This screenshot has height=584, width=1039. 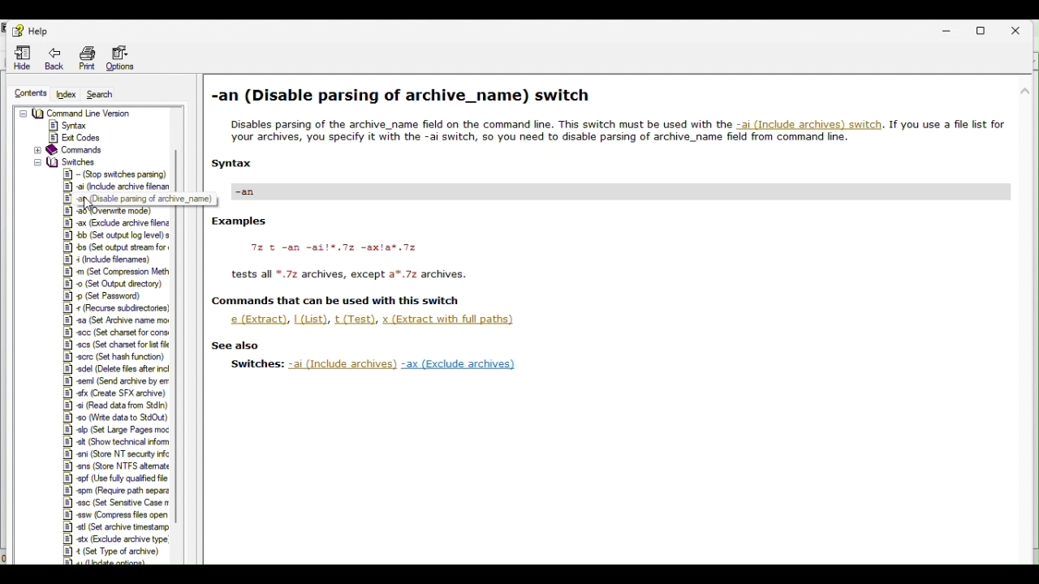 I want to click on 5] + (Recurse subdirectories], so click(x=115, y=310).